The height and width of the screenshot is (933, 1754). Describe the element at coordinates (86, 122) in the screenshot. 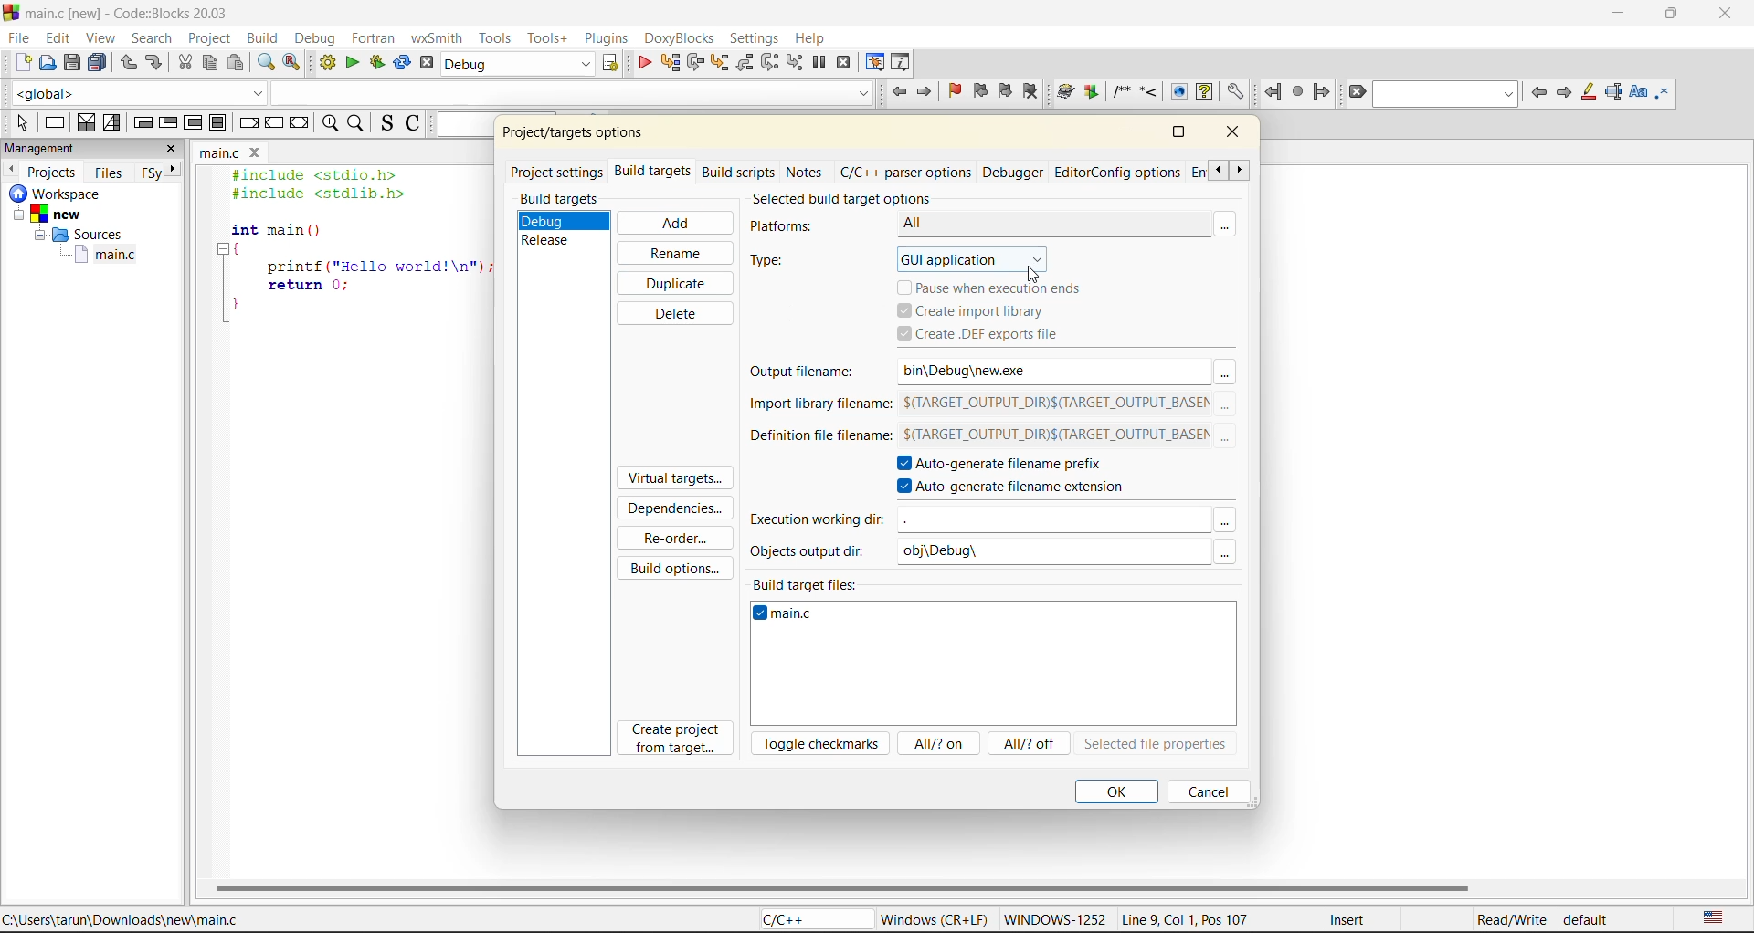

I see `decision` at that location.